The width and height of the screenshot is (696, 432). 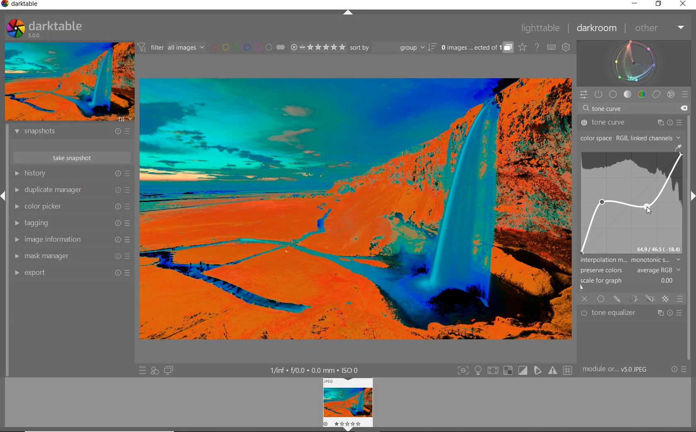 I want to click on Expand/Collapse, so click(x=356, y=429).